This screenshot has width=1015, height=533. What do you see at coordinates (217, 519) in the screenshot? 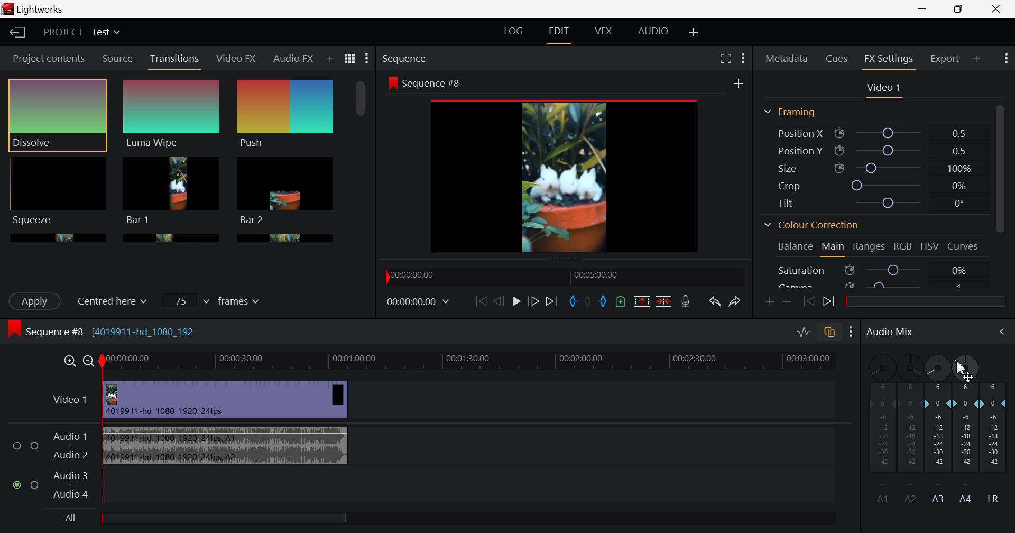
I see `All` at bounding box center [217, 519].